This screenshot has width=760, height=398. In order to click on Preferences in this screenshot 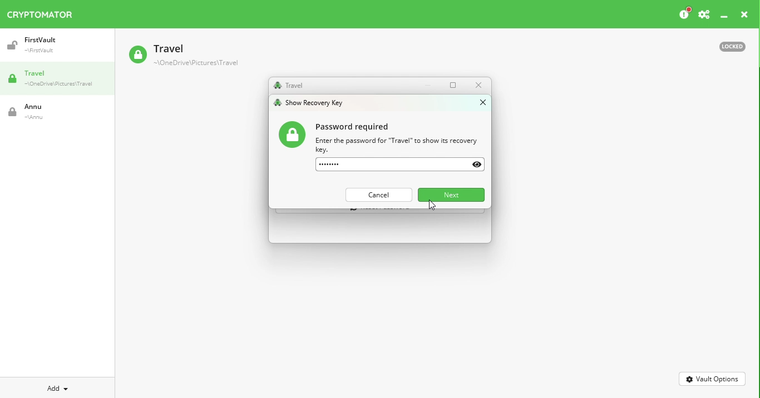, I will do `click(704, 15)`.